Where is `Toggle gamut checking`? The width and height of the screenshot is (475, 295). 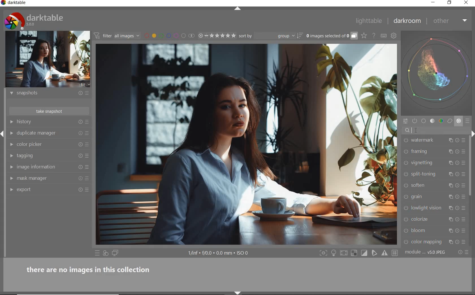
Toggle gamut checking is located at coordinates (384, 253).